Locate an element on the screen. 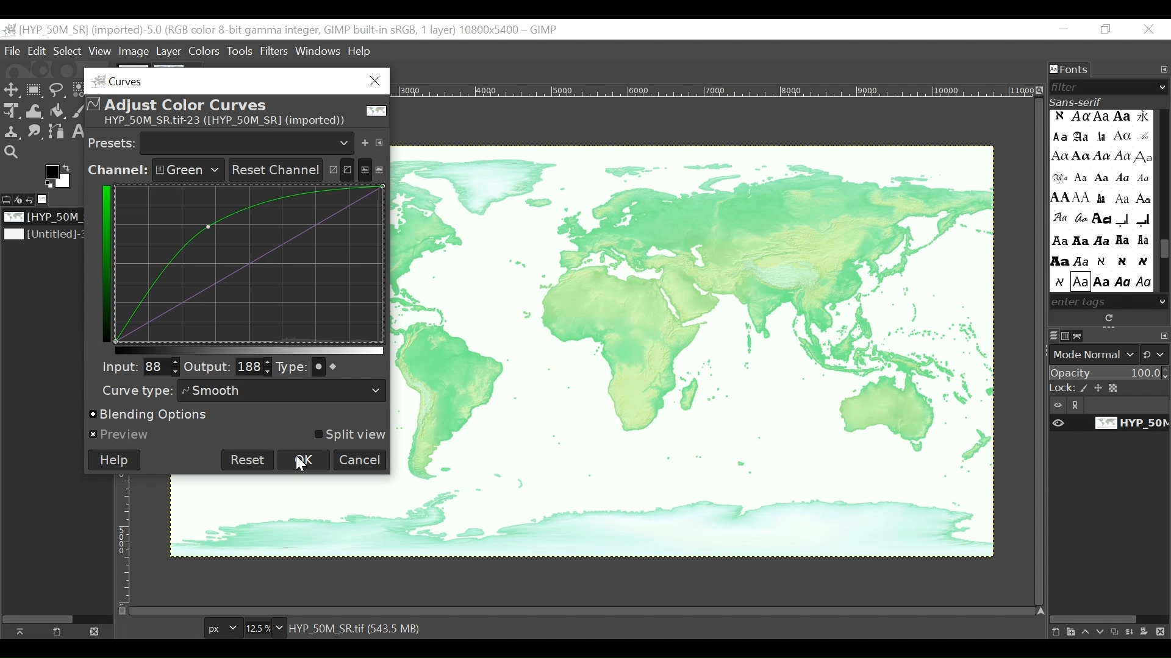  Clone tool is located at coordinates (11, 132).